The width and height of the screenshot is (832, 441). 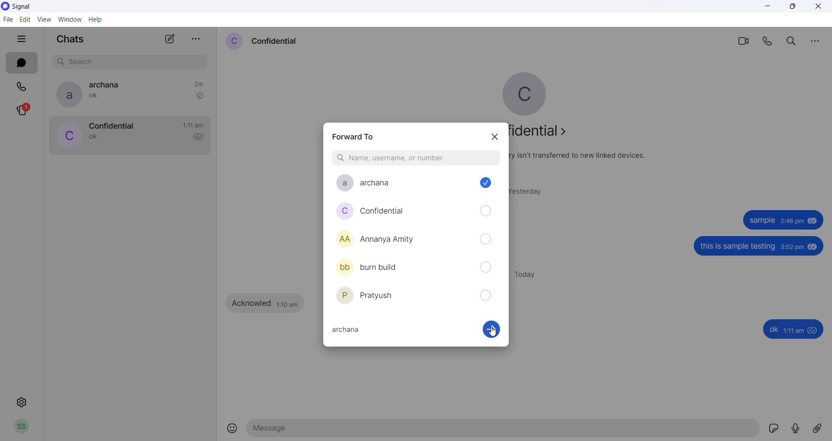 I want to click on forward checkbox, so click(x=485, y=241).